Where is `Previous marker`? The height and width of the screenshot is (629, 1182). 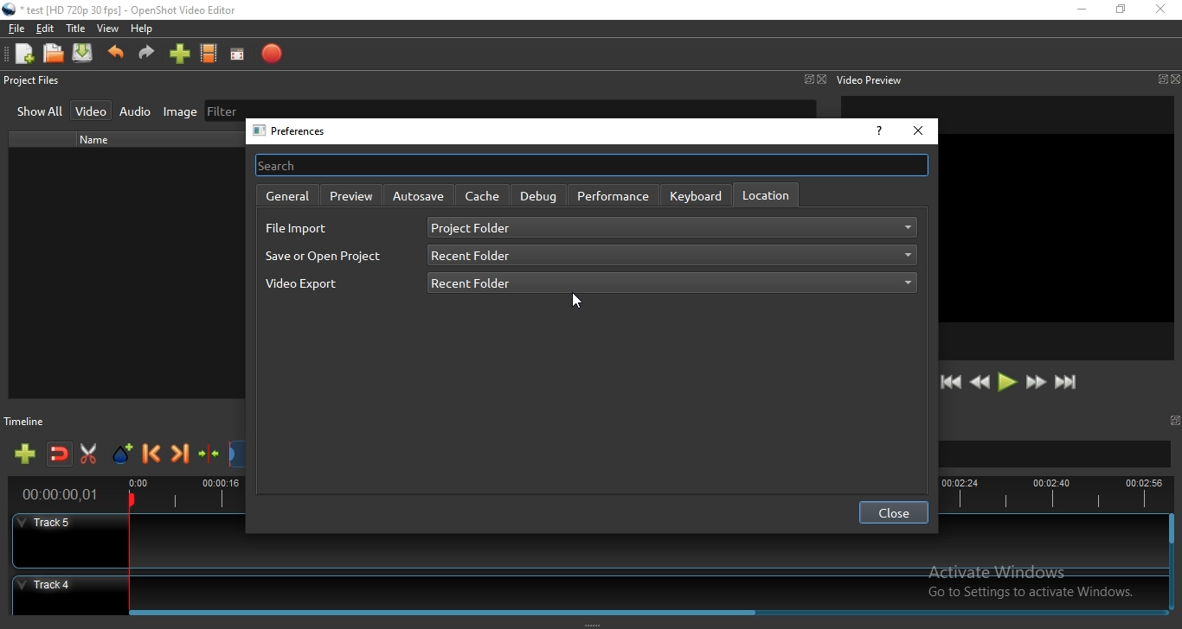
Previous marker is located at coordinates (152, 455).